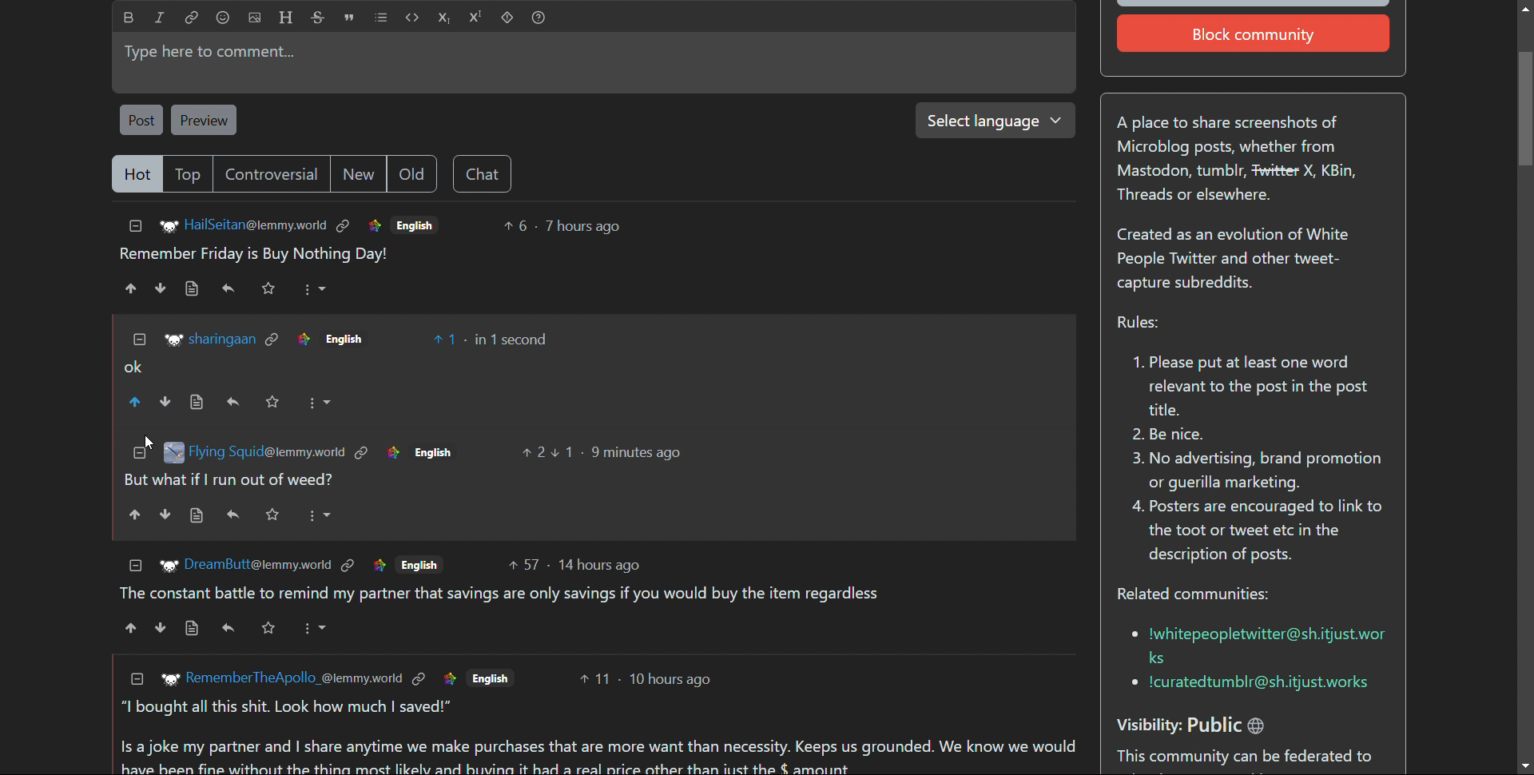 The height and width of the screenshot is (775, 1534). What do you see at coordinates (535, 453) in the screenshot?
I see `number of upvotes` at bounding box center [535, 453].